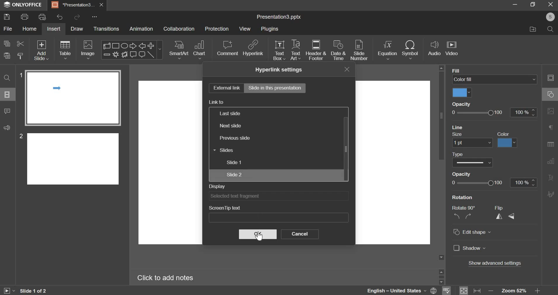 The height and width of the screenshot is (295, 558). I want to click on exit, so click(551, 4).